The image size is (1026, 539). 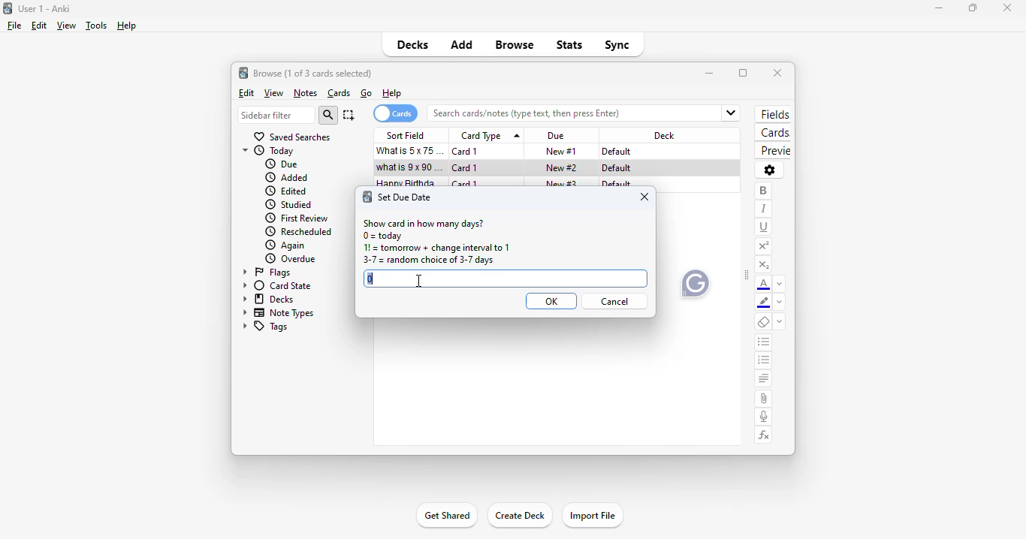 What do you see at coordinates (695, 282) in the screenshot?
I see `Grammarly` at bounding box center [695, 282].